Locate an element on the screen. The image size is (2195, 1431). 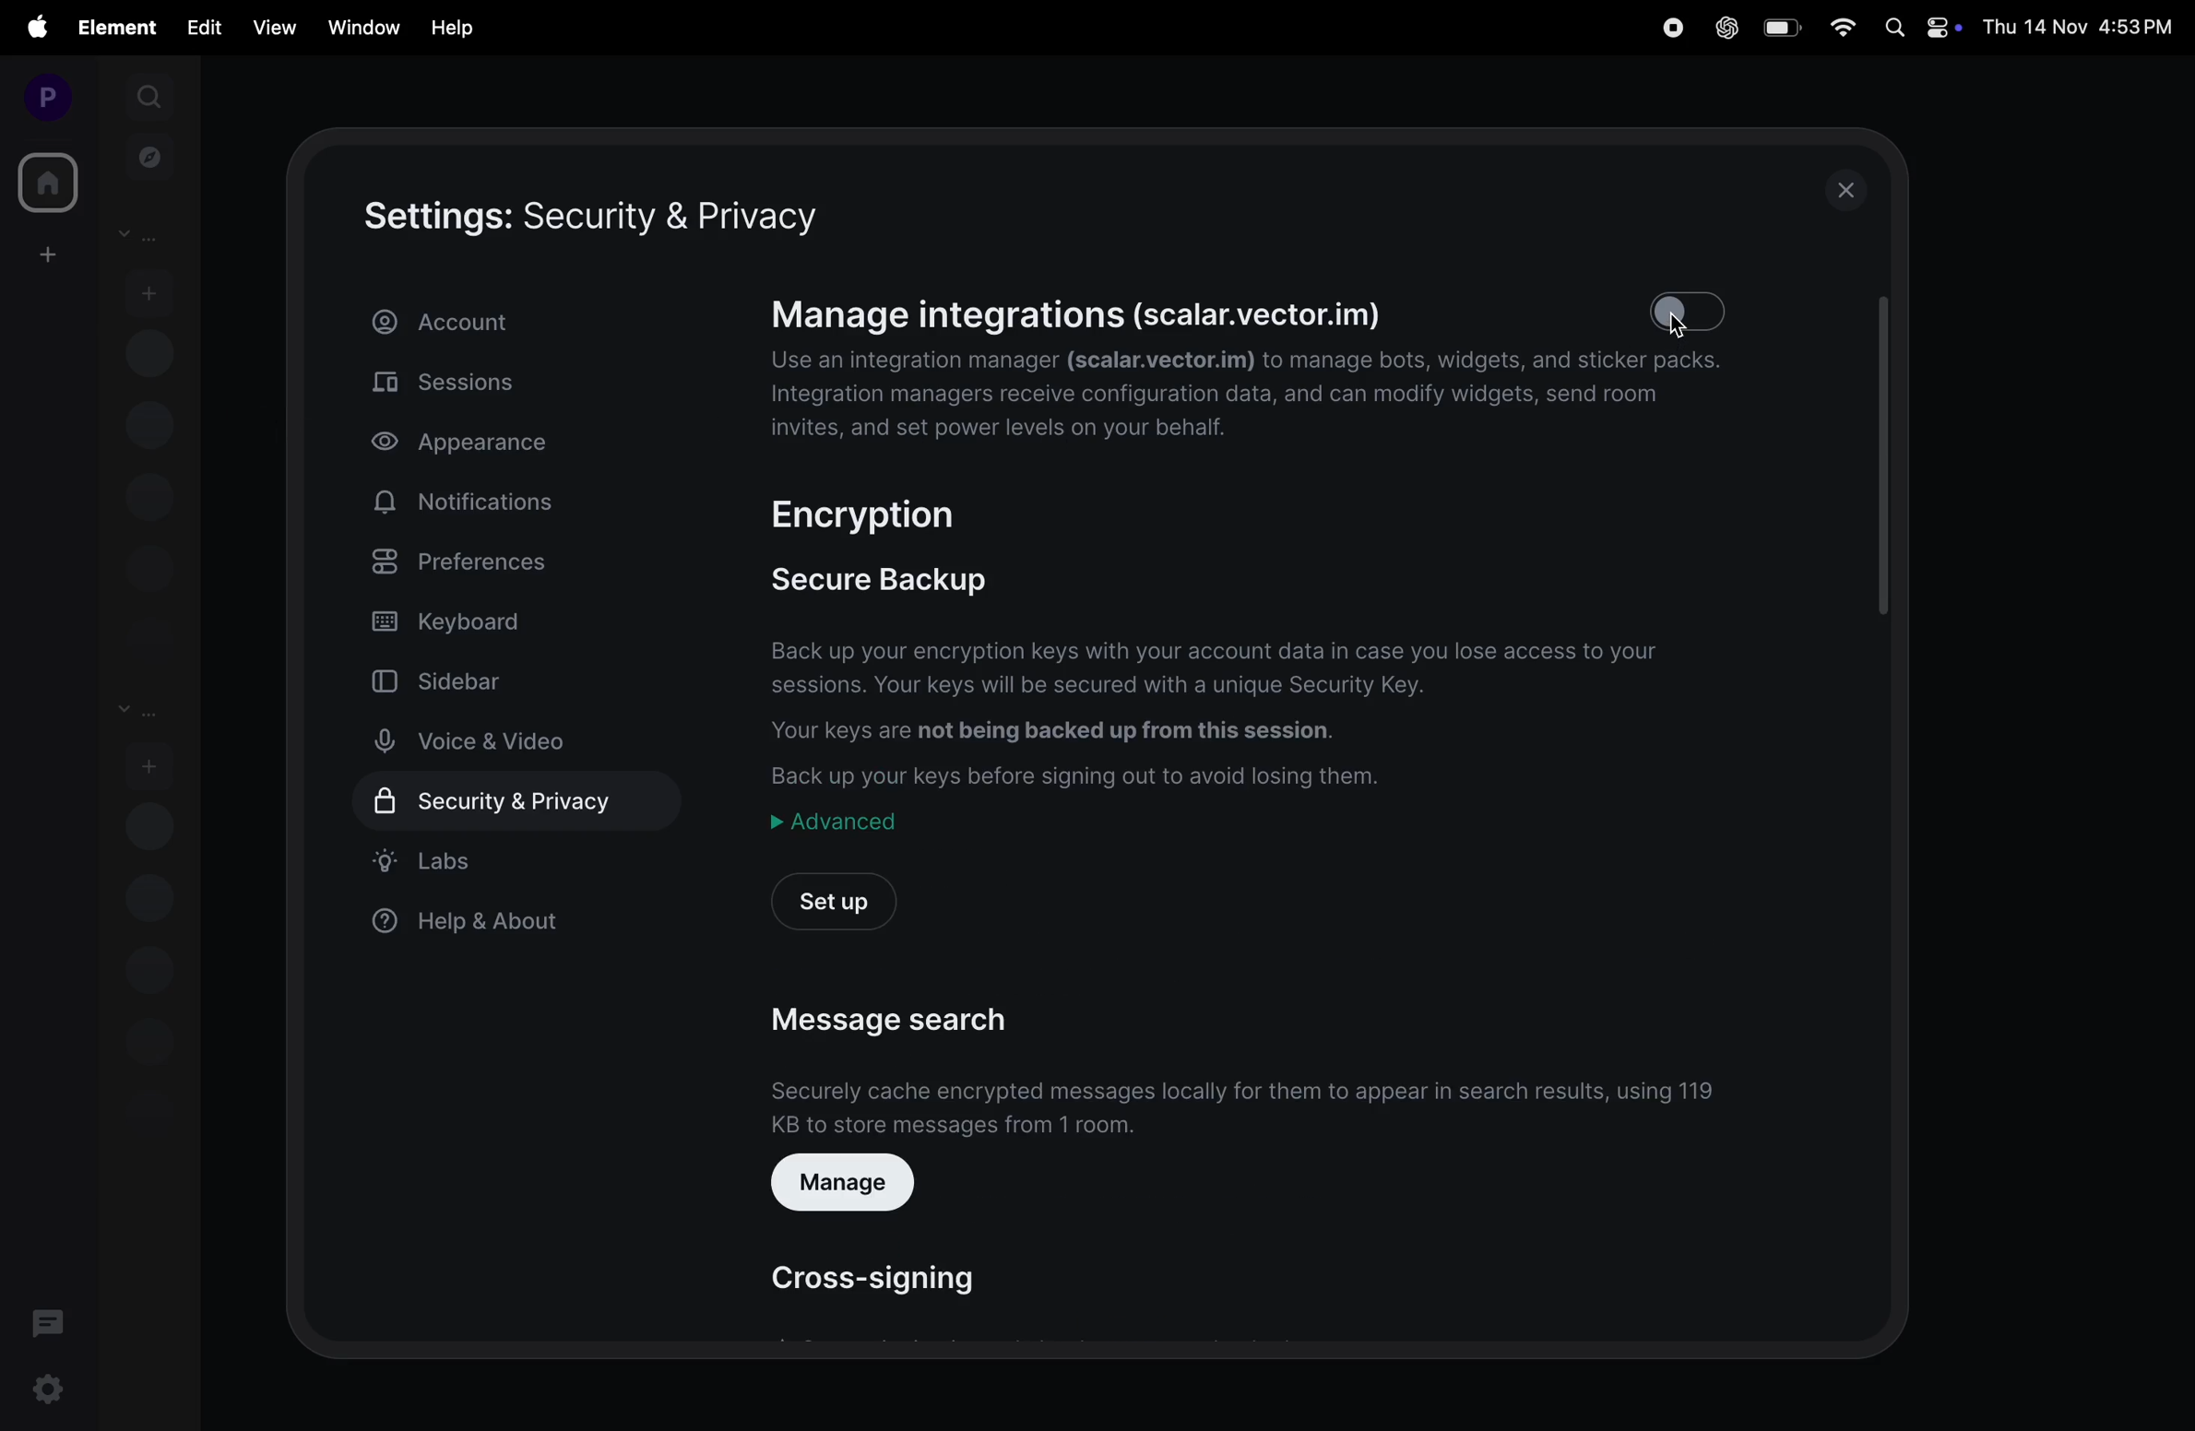
keyboard is located at coordinates (445, 625).